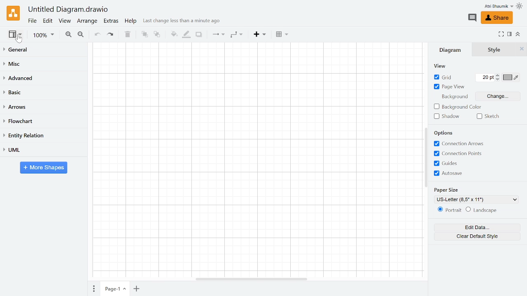 Image resolution: width=527 pixels, height=296 pixels. Describe the element at coordinates (473, 18) in the screenshot. I see `Comment` at that location.